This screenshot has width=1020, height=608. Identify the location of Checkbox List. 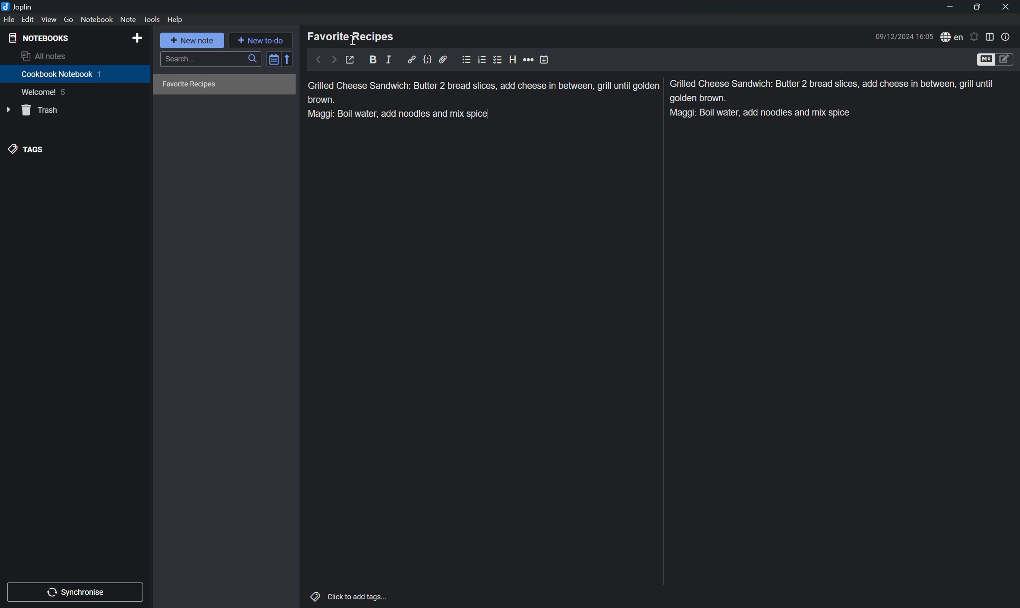
(498, 61).